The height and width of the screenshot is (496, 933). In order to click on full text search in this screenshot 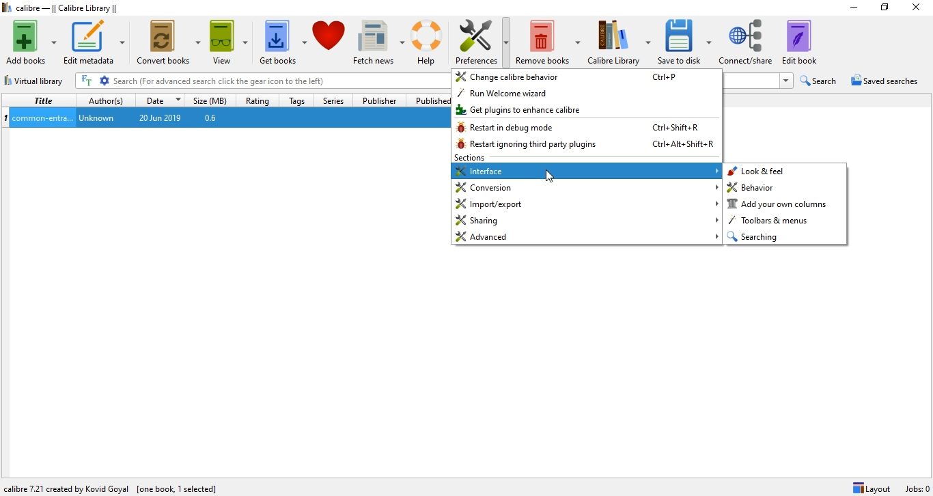, I will do `click(88, 81)`.